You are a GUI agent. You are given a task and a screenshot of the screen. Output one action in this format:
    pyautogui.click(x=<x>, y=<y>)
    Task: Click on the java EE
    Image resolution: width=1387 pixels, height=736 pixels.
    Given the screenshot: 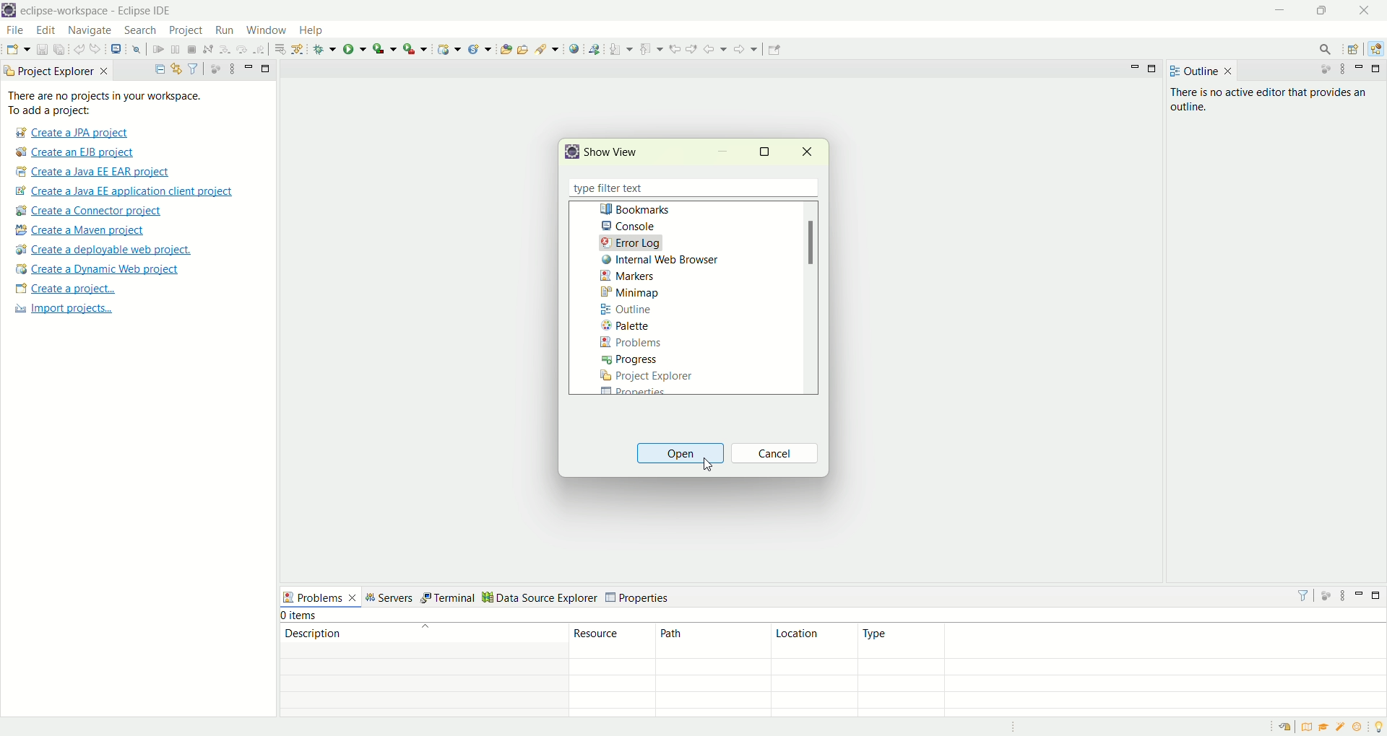 What is the action you would take?
    pyautogui.click(x=1375, y=46)
    